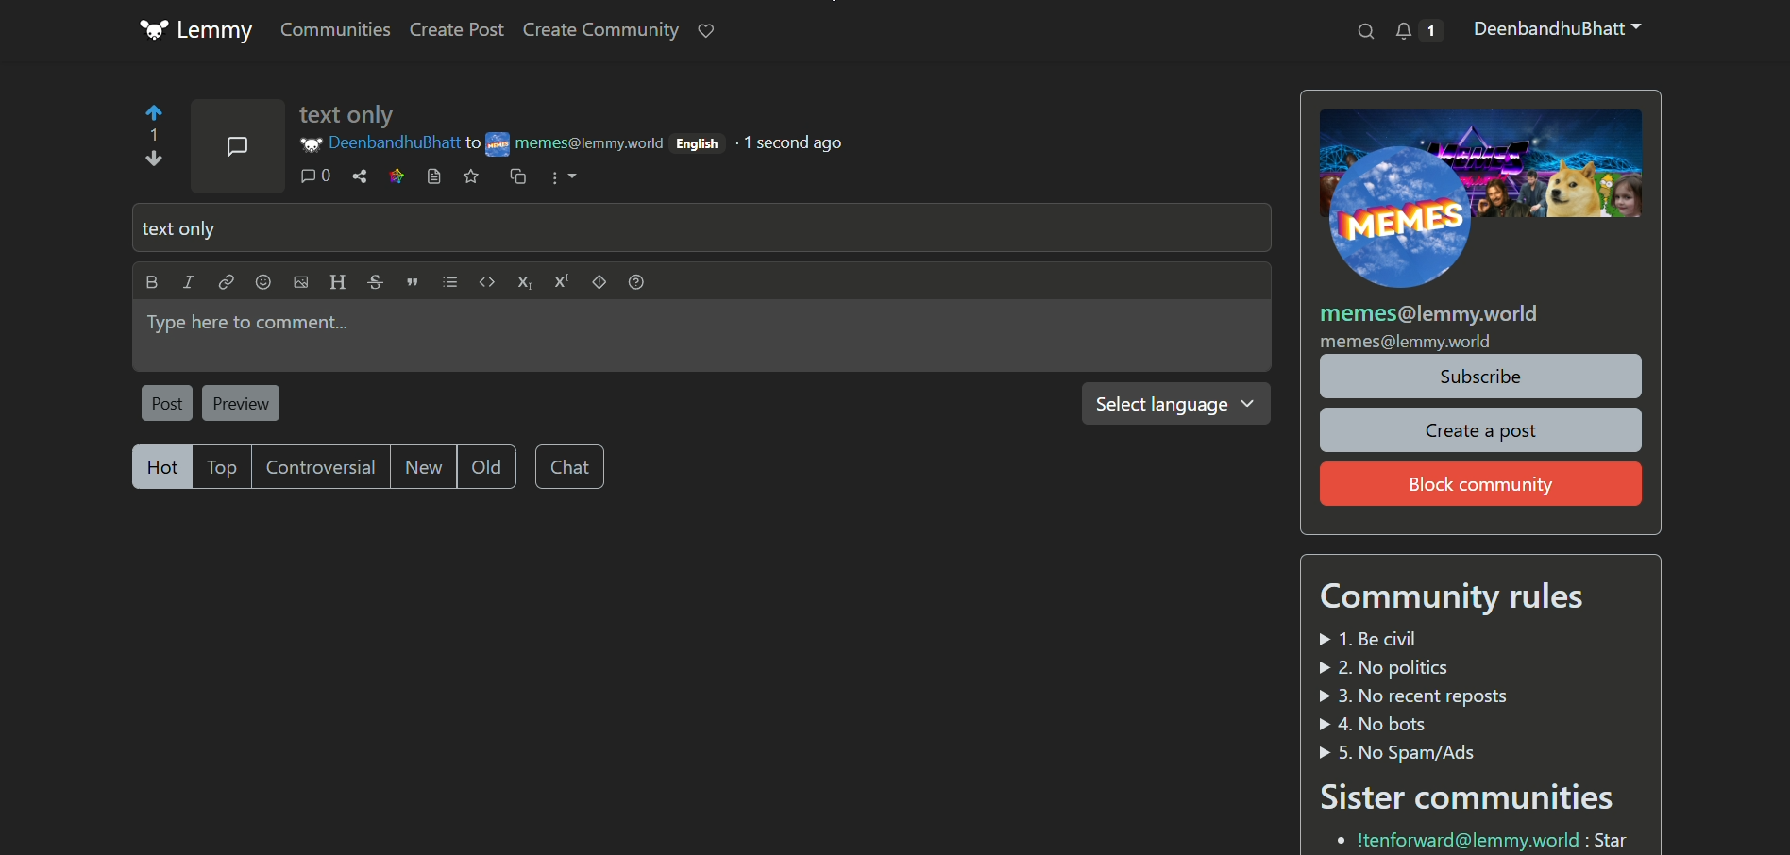 This screenshot has width=1790, height=855. I want to click on search, so click(1363, 32).